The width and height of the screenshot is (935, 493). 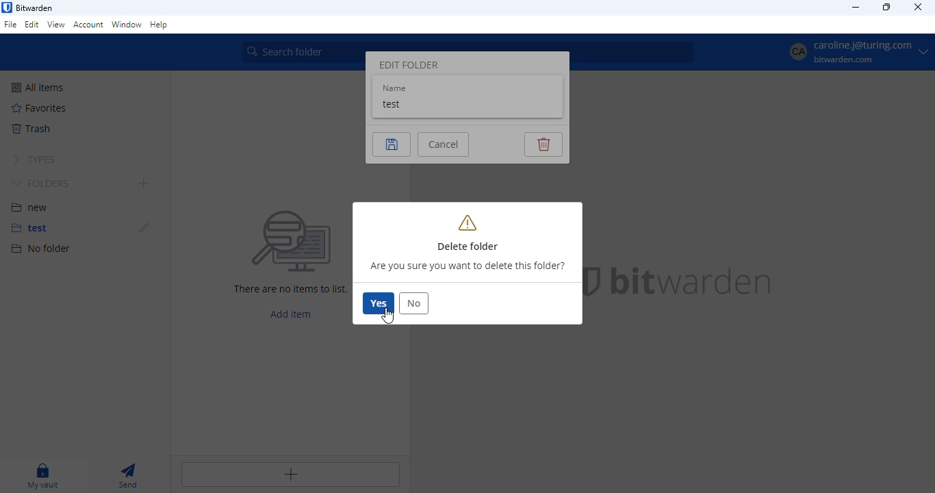 What do you see at coordinates (42, 184) in the screenshot?
I see `folders` at bounding box center [42, 184].